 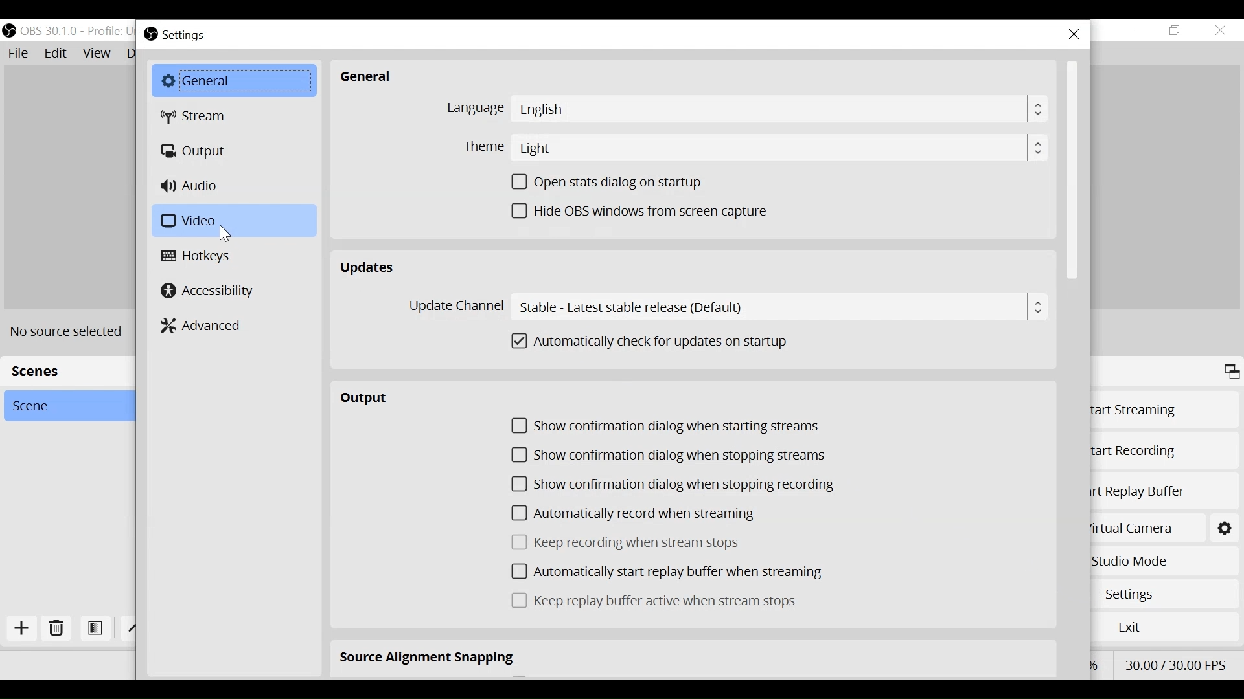 I want to click on Video, so click(x=231, y=221).